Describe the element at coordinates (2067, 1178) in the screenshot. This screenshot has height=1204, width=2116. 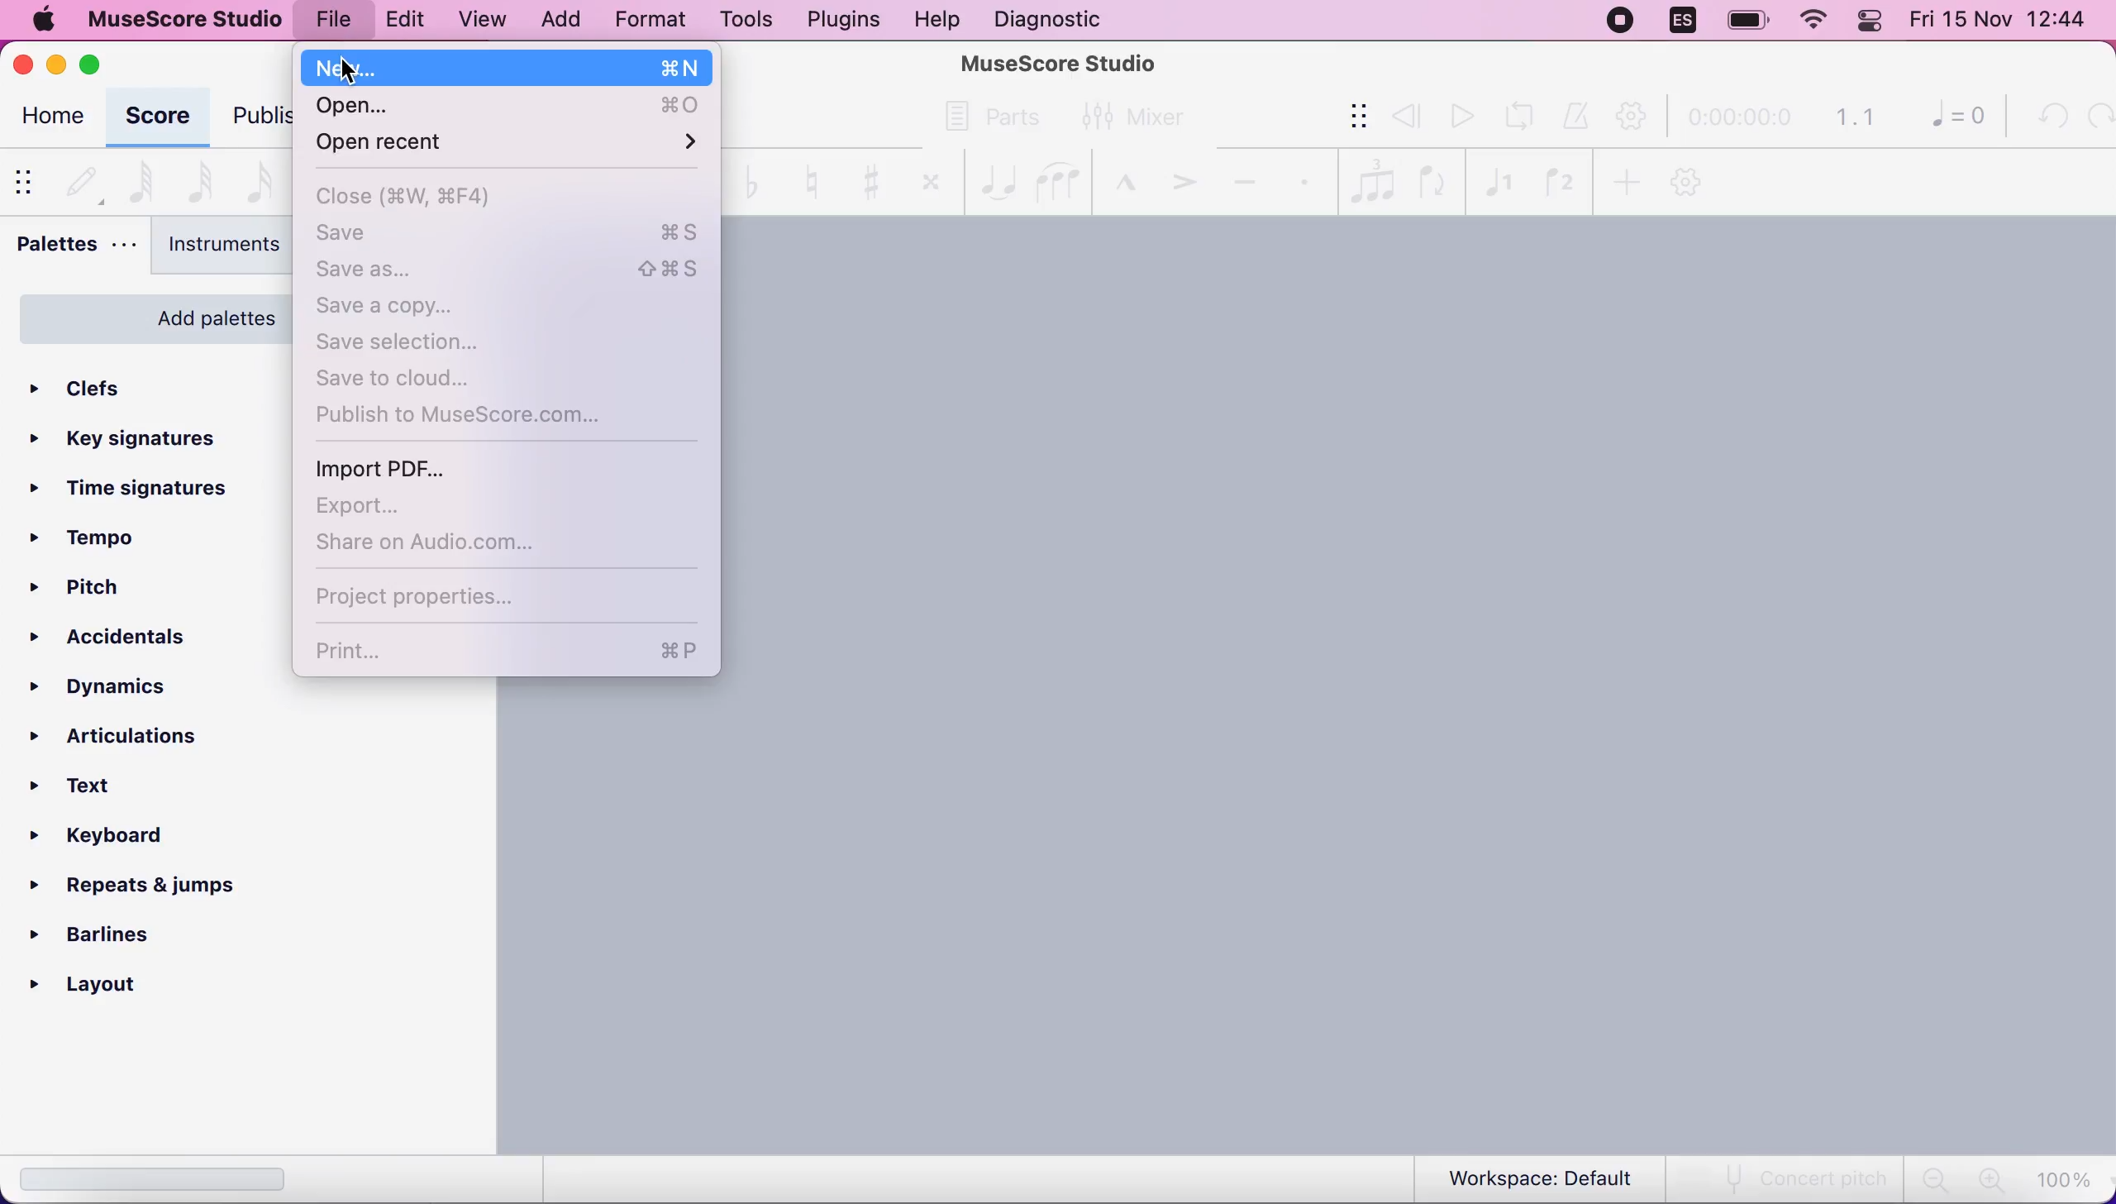
I see `100%` at that location.